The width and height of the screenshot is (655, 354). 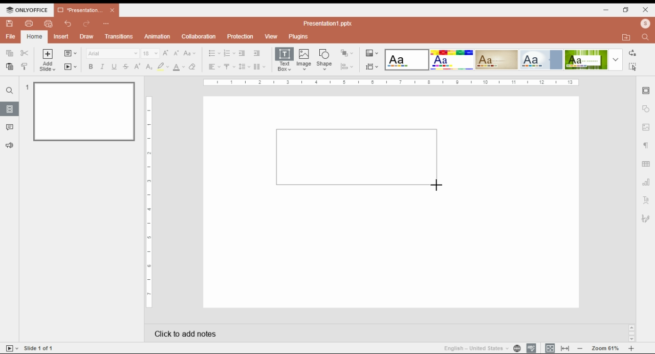 I want to click on strikethrough, so click(x=126, y=67).